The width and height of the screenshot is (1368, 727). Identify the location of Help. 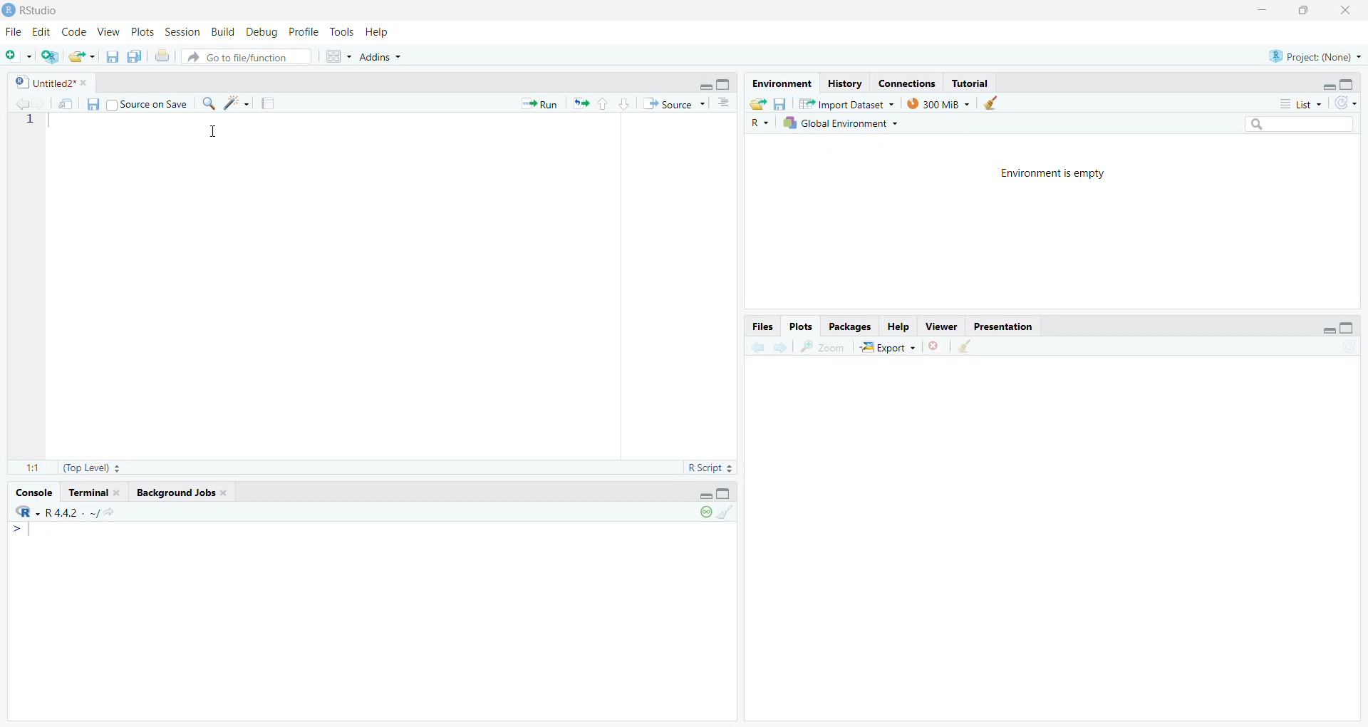
(379, 33).